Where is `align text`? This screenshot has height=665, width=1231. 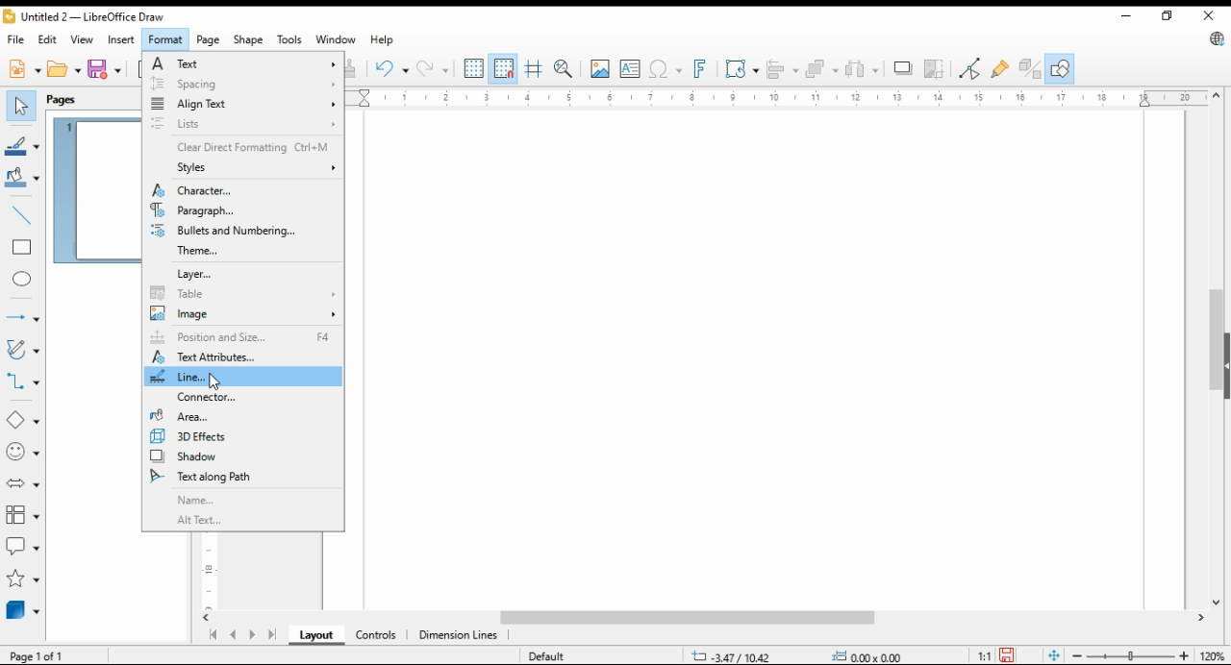 align text is located at coordinates (241, 104).